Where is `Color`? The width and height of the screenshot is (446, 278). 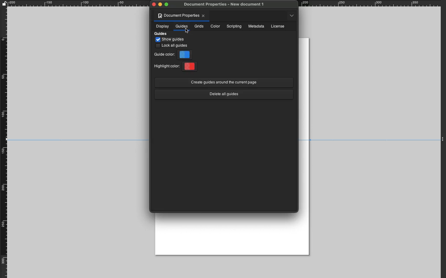
Color is located at coordinates (191, 66).